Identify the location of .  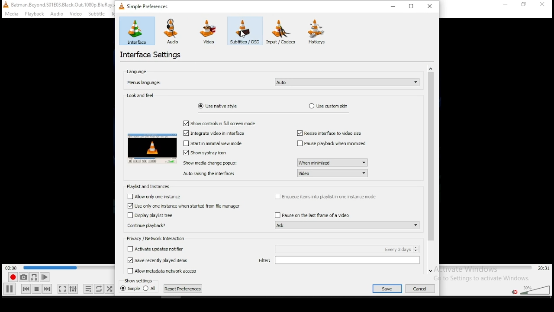
(34, 14).